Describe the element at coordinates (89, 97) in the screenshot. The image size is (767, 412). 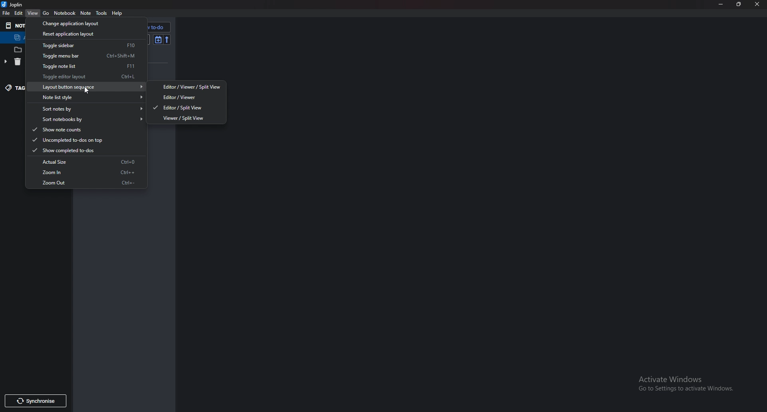
I see `Note list style` at that location.